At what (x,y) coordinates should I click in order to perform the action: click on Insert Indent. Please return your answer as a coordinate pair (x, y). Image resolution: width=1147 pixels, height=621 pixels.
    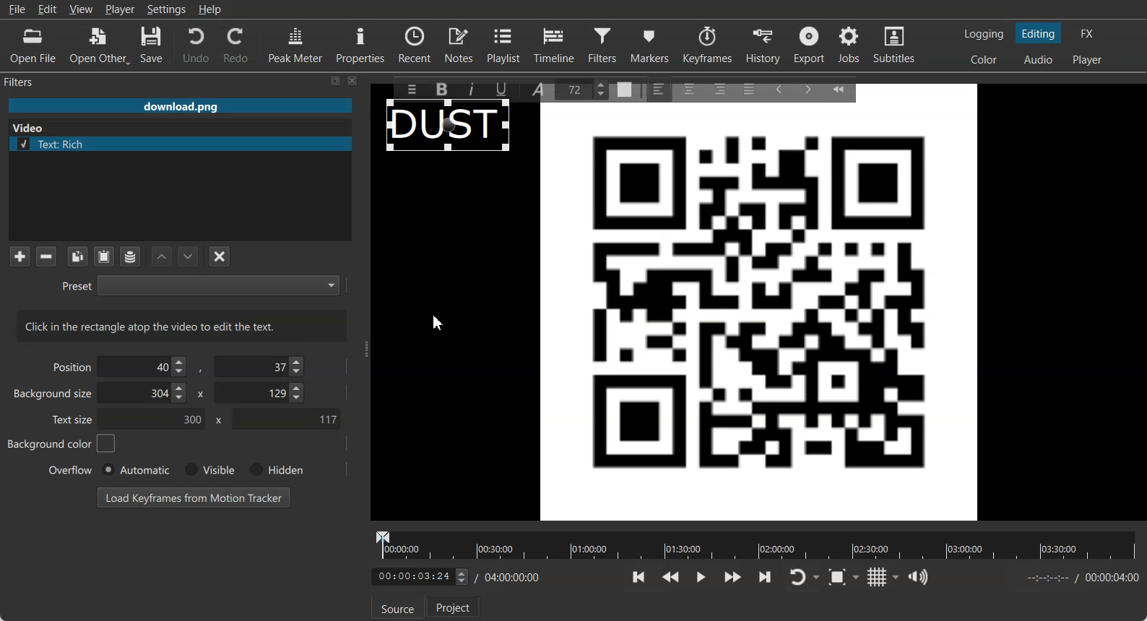
    Looking at the image, I should click on (808, 90).